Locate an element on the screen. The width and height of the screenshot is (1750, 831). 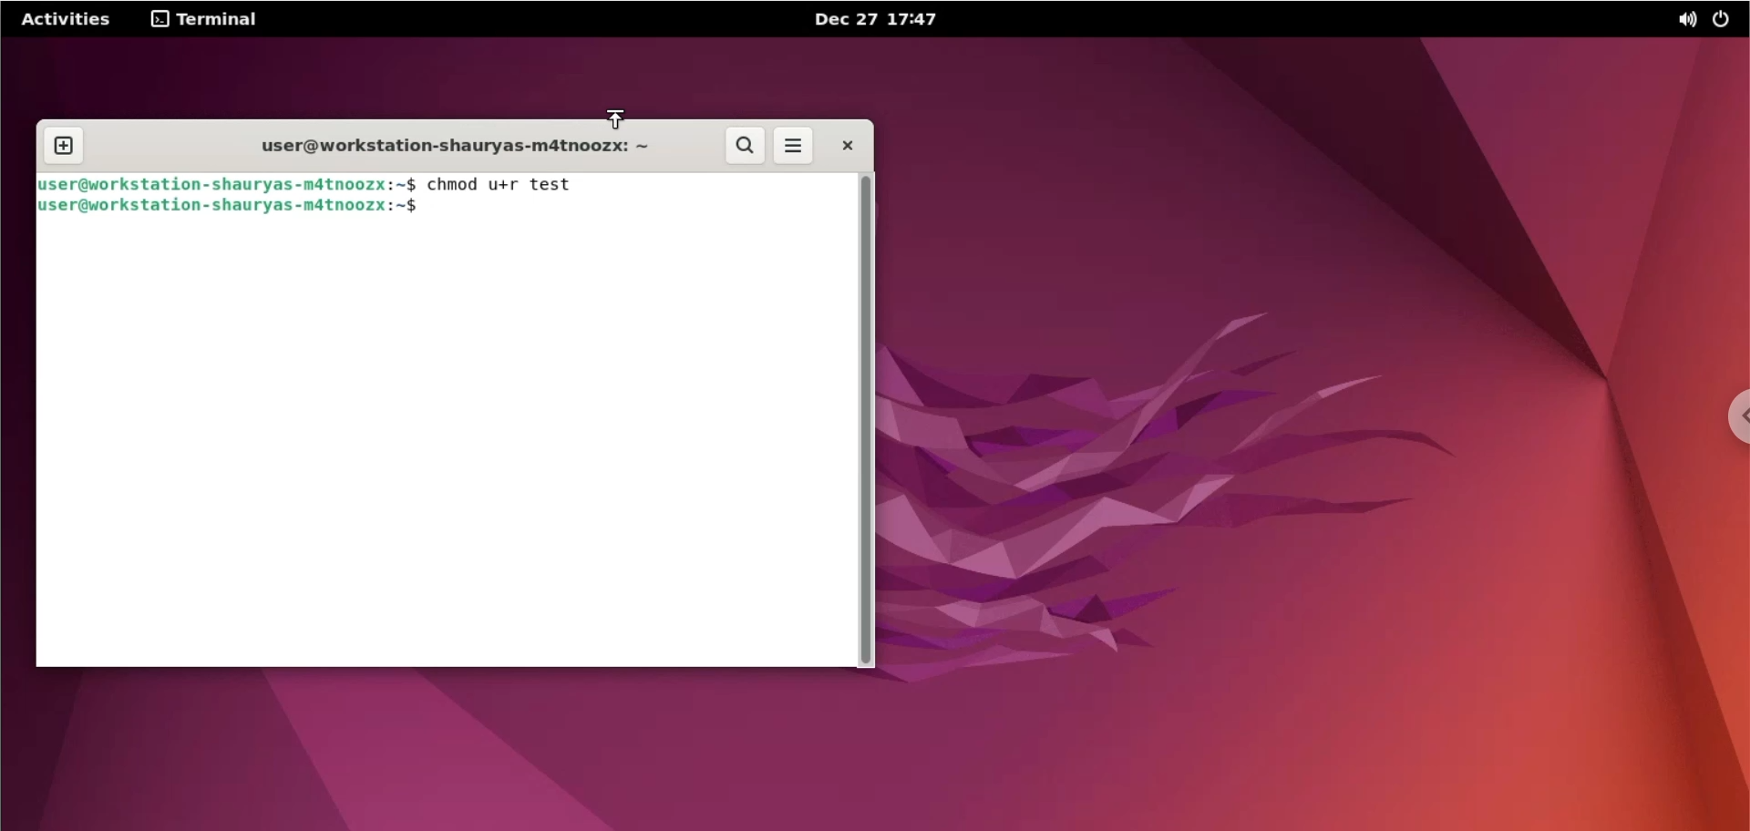
more options is located at coordinates (797, 146).